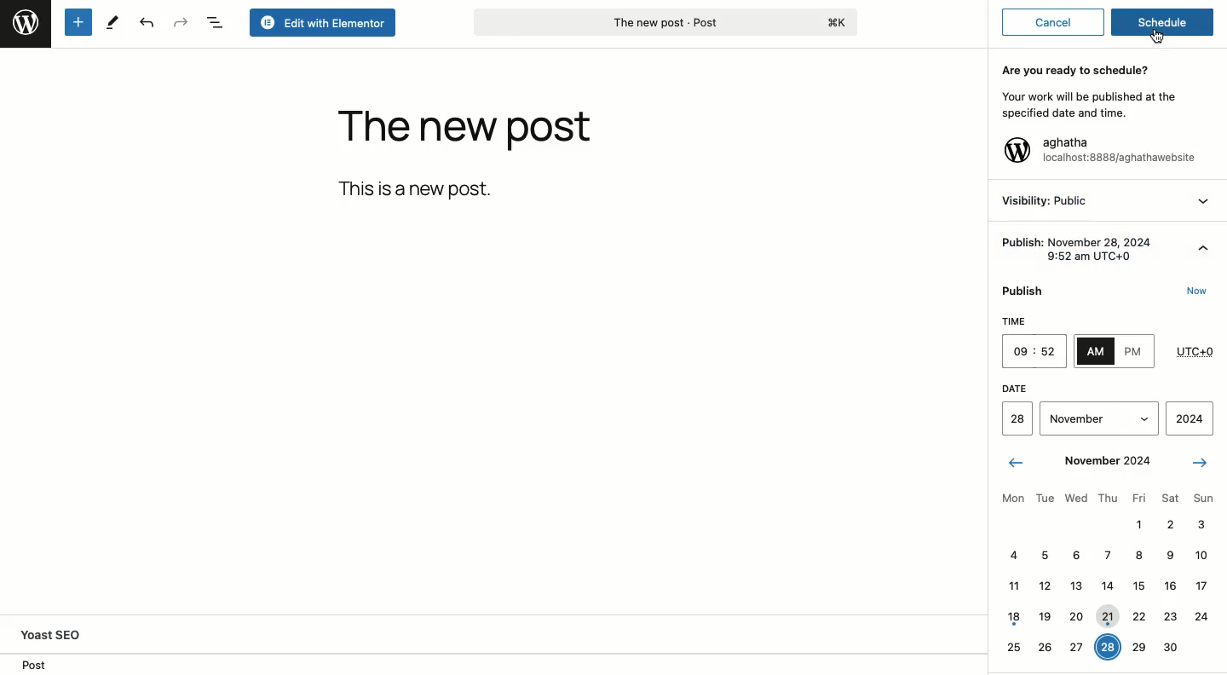 This screenshot has width=1227, height=675. Describe the element at coordinates (1045, 586) in the screenshot. I see `12` at that location.